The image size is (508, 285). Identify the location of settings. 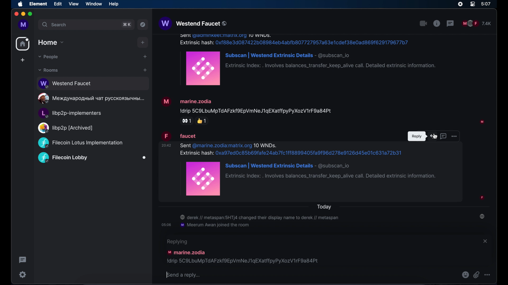
(23, 274).